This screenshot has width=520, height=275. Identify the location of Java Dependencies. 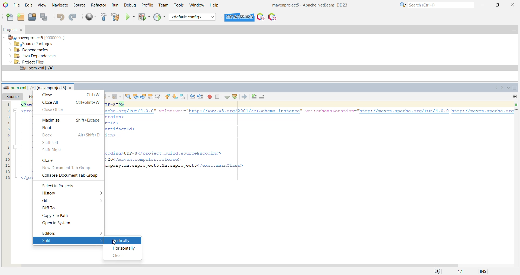
(33, 56).